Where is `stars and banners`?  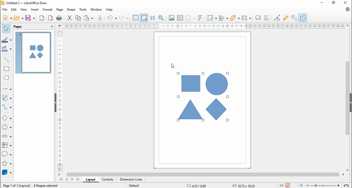 stars and banners is located at coordinates (7, 163).